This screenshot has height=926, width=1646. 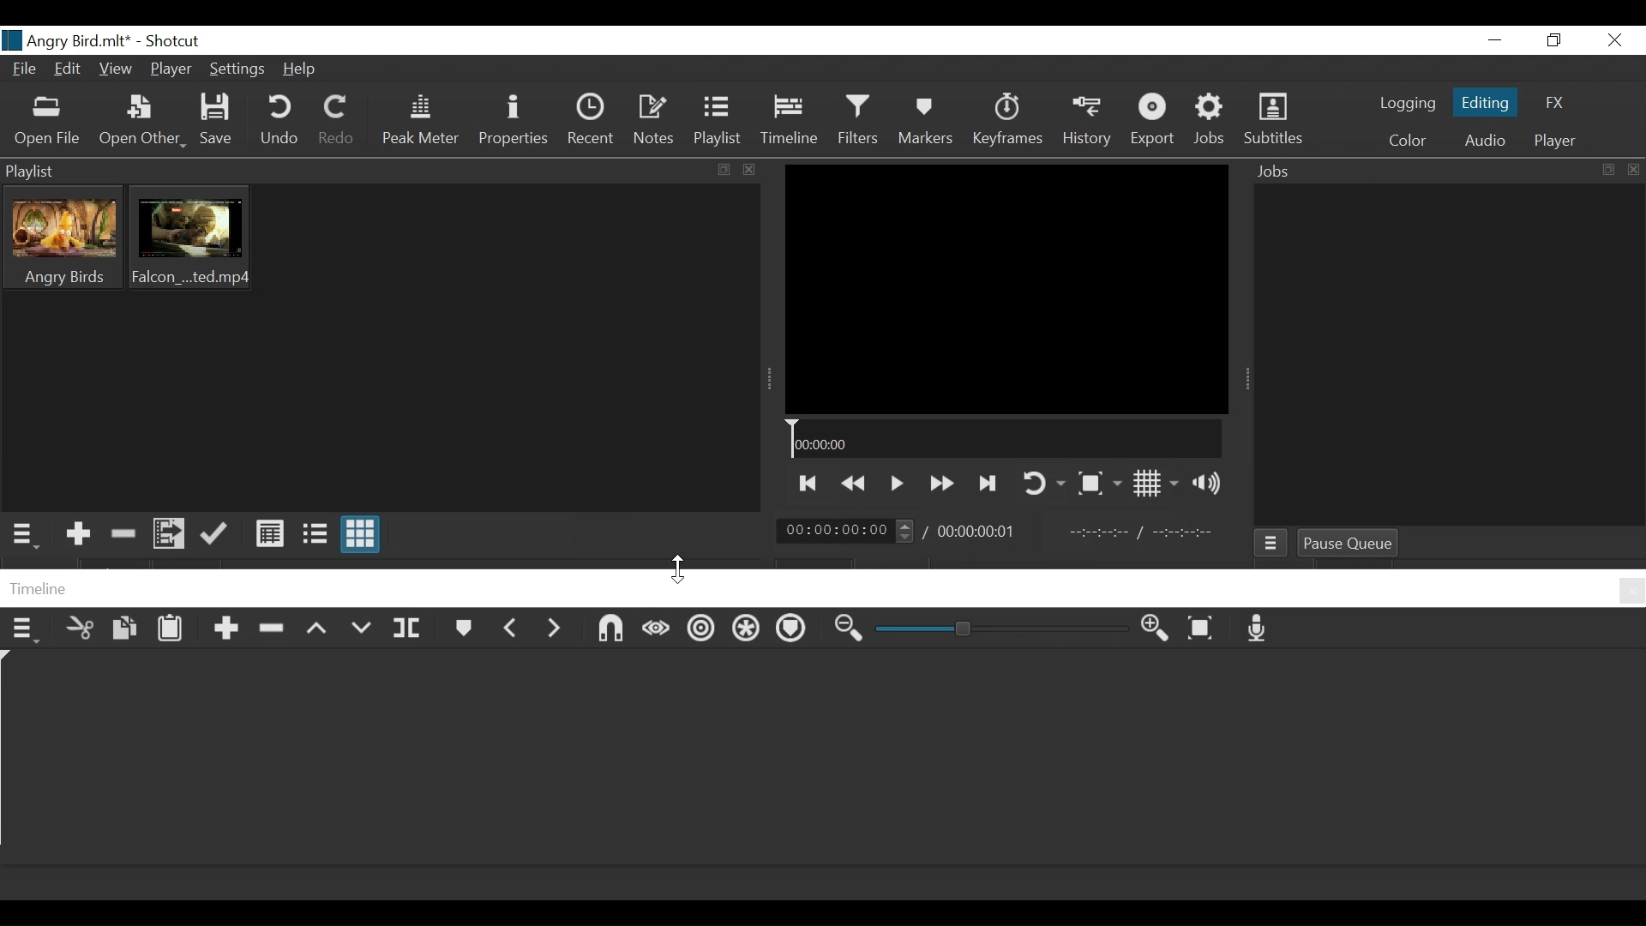 I want to click on Jobs Panel, so click(x=1448, y=355).